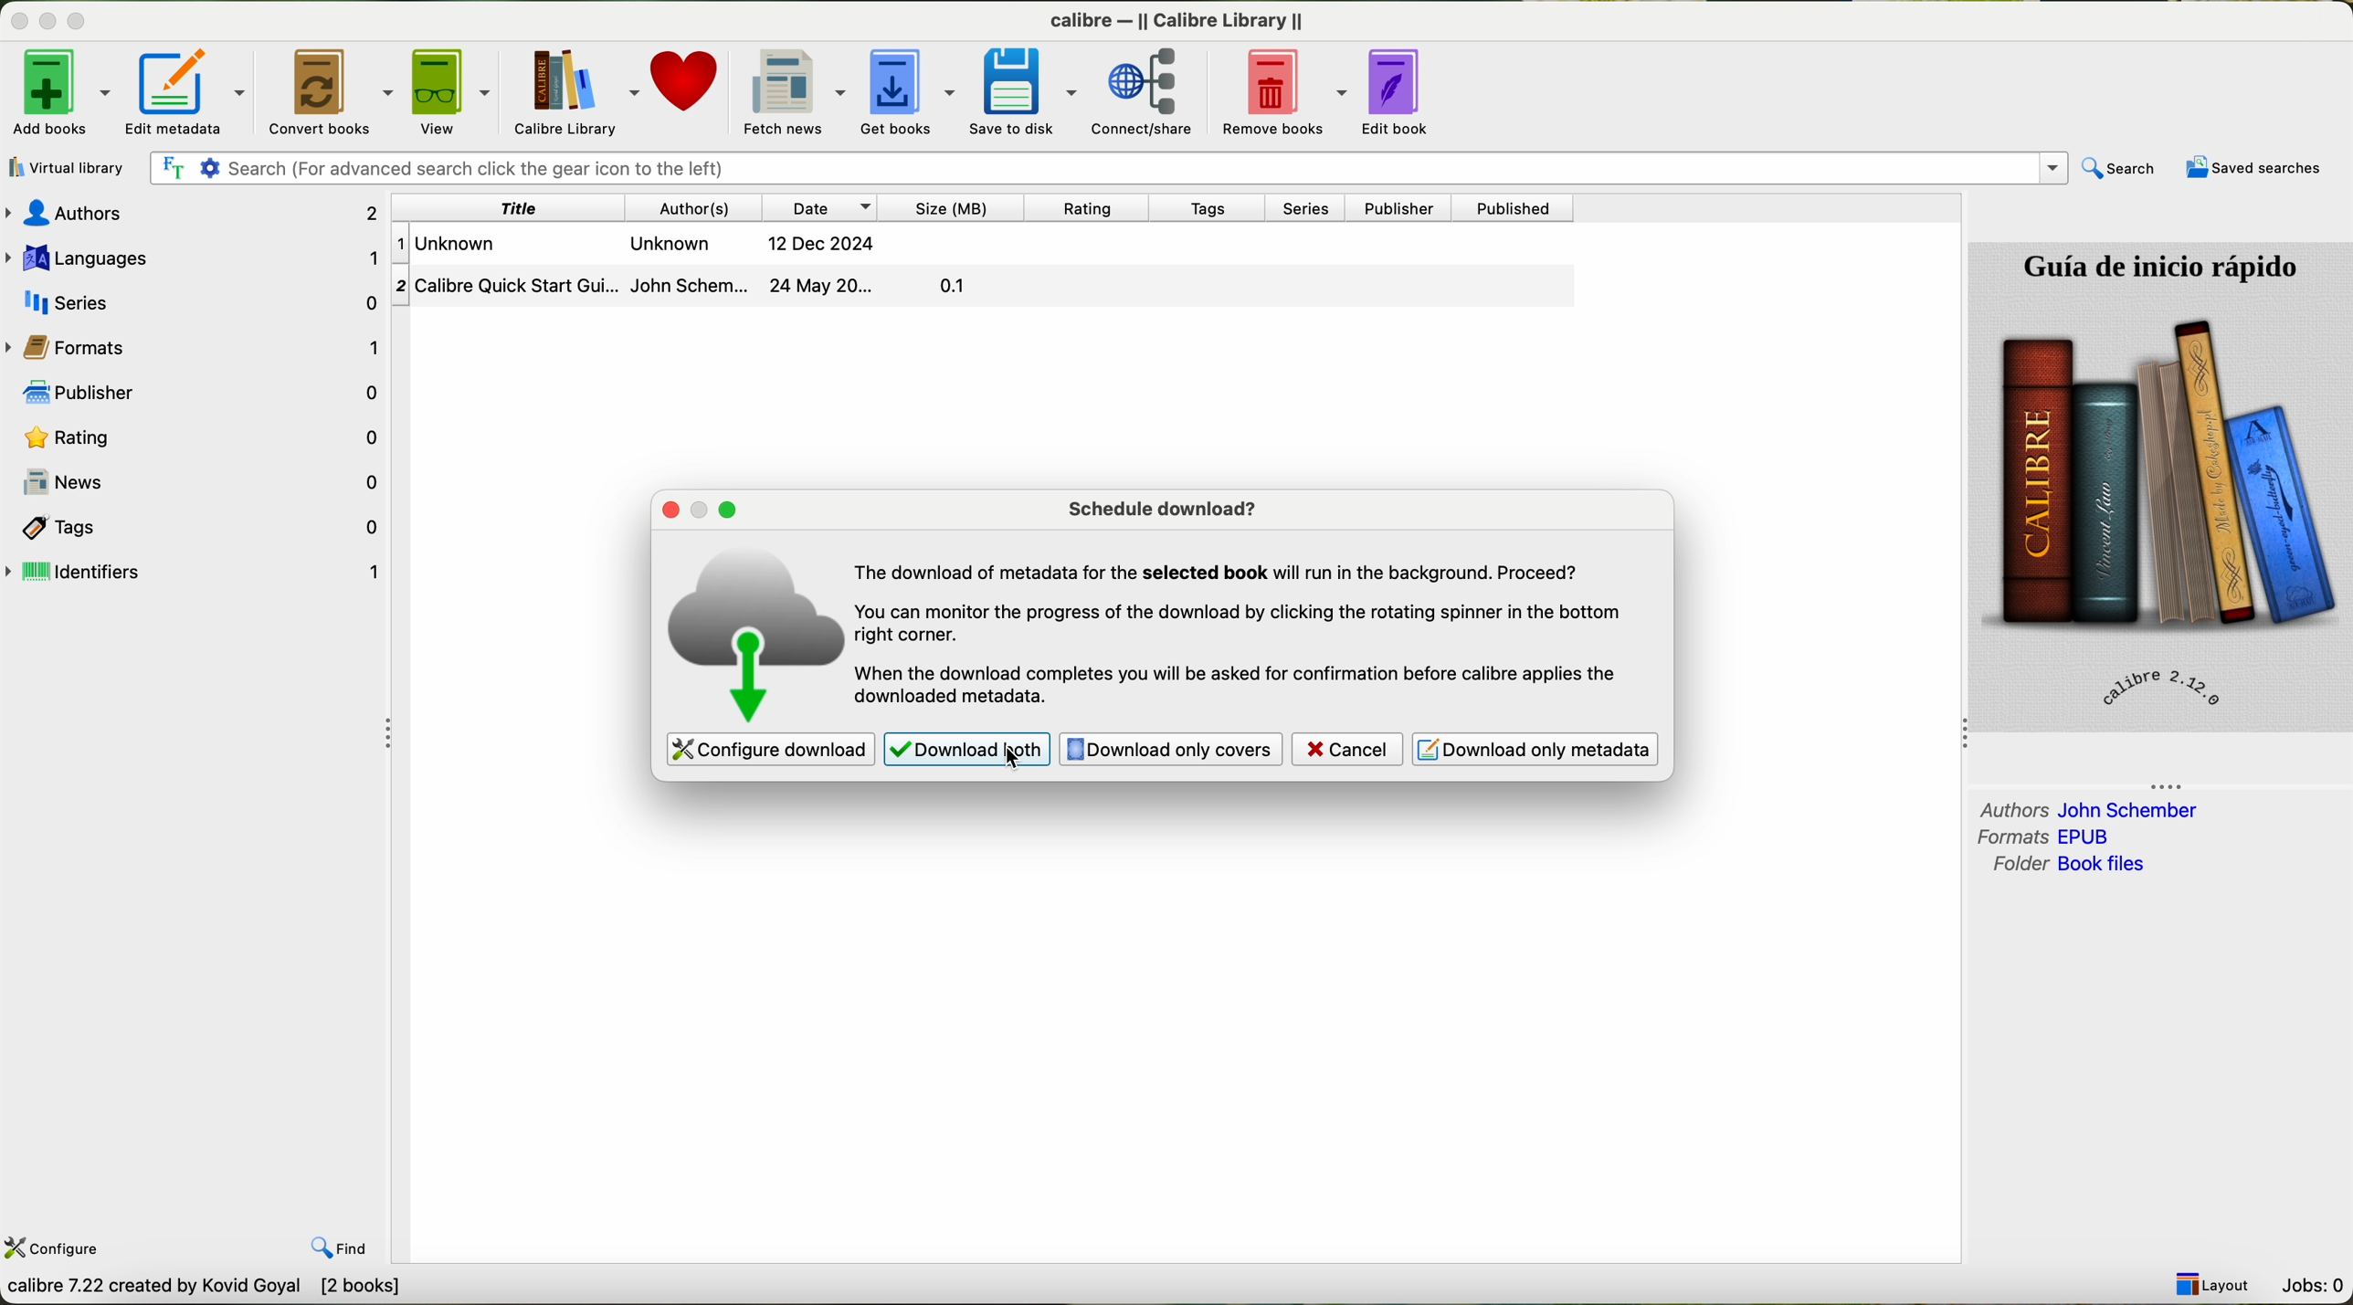 The image size is (2353, 1305). What do you see at coordinates (206, 441) in the screenshot?
I see `Rating` at bounding box center [206, 441].